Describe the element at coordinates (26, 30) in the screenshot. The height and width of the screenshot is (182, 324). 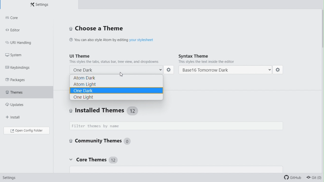
I see `Editor` at that location.